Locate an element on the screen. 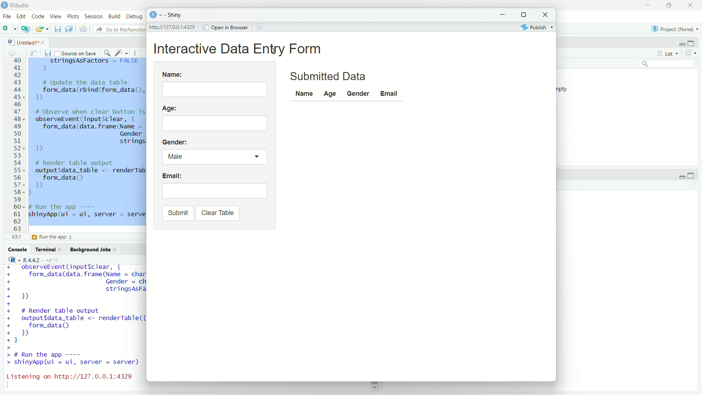  minimize is located at coordinates (679, 174).